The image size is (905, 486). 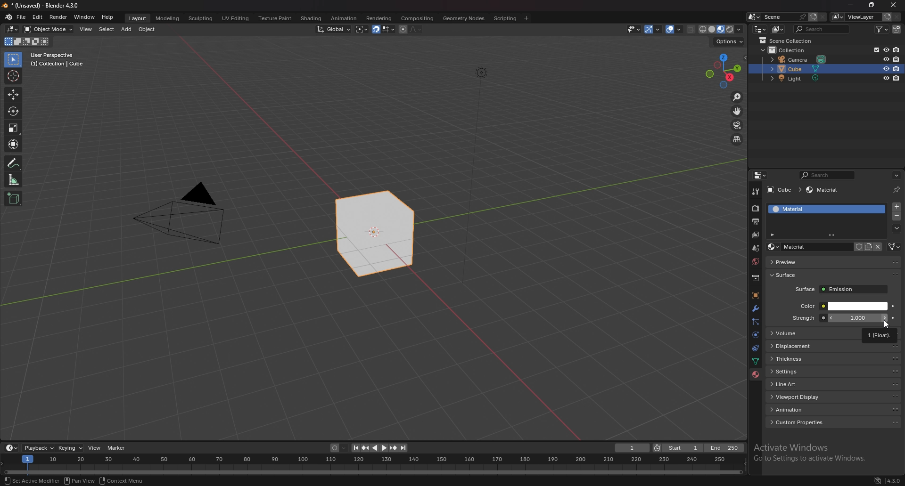 What do you see at coordinates (757, 235) in the screenshot?
I see `viewlayer` at bounding box center [757, 235].